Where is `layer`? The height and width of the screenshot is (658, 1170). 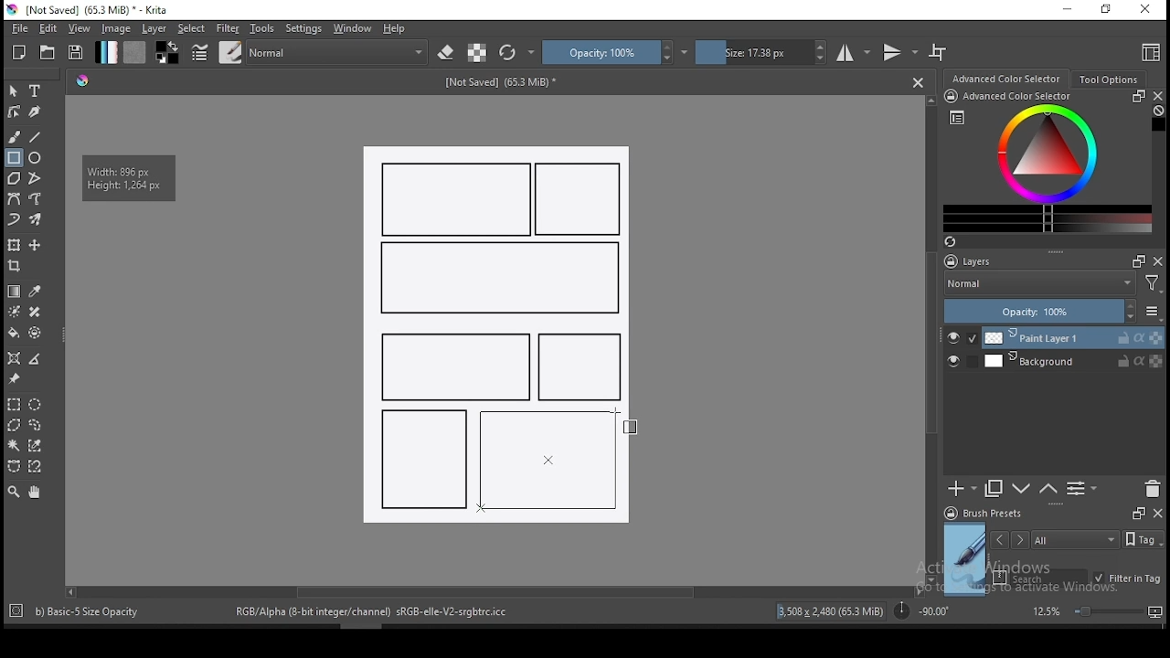 layer is located at coordinates (1074, 338).